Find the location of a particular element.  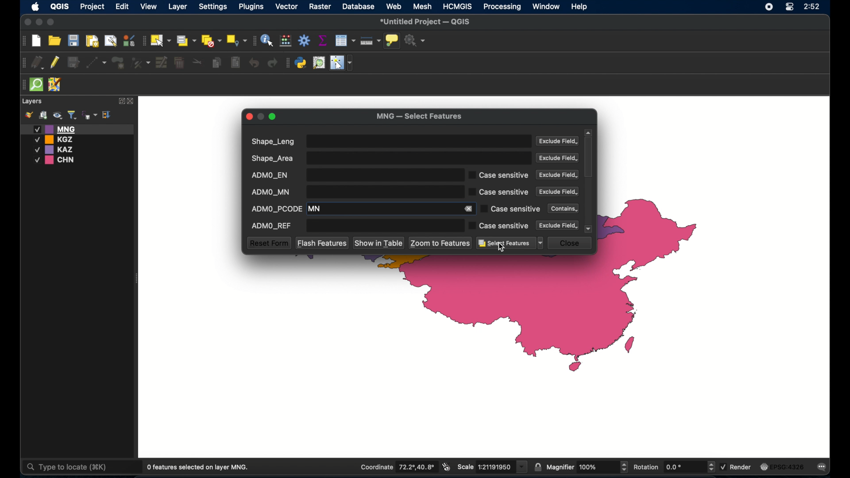

MN is located at coordinates (382, 208).